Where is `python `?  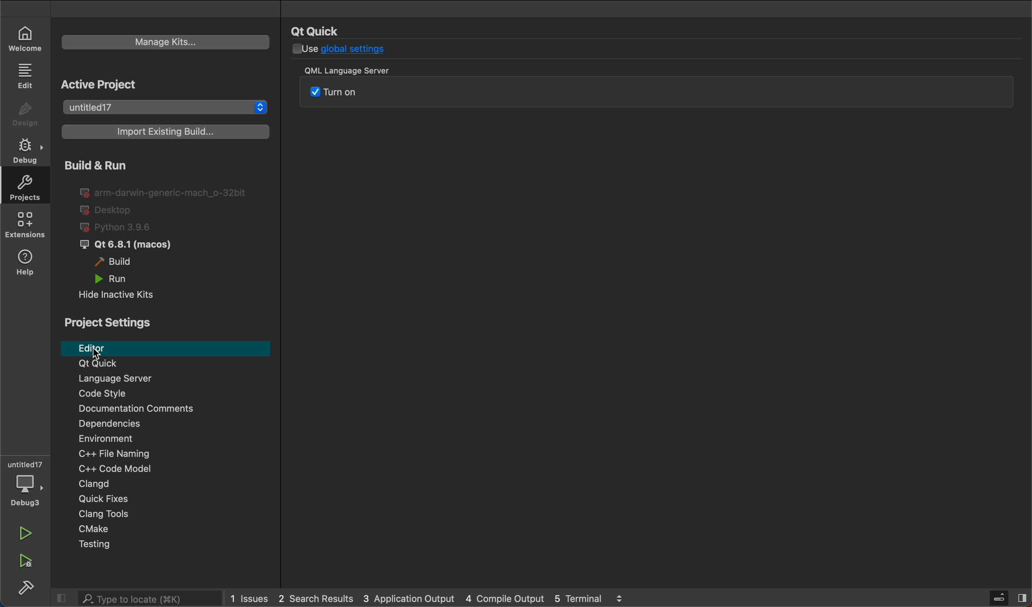 python  is located at coordinates (125, 226).